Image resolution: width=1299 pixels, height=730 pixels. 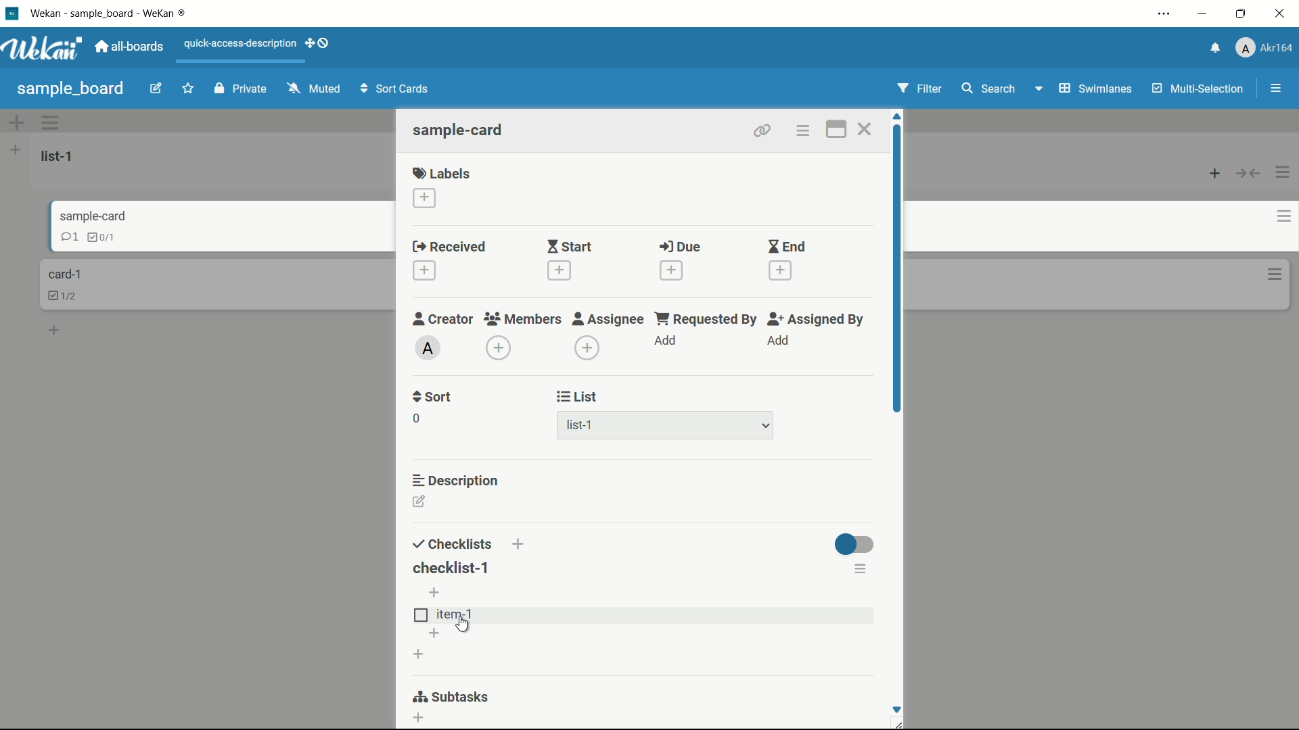 I want to click on admin, so click(x=428, y=347).